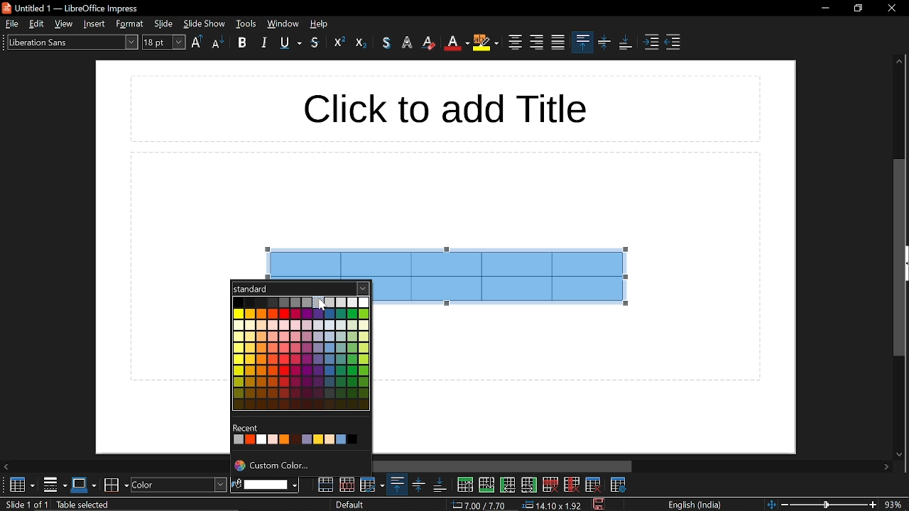 This screenshot has height=511, width=909. Describe the element at coordinates (300, 288) in the screenshot. I see `Color type` at that location.